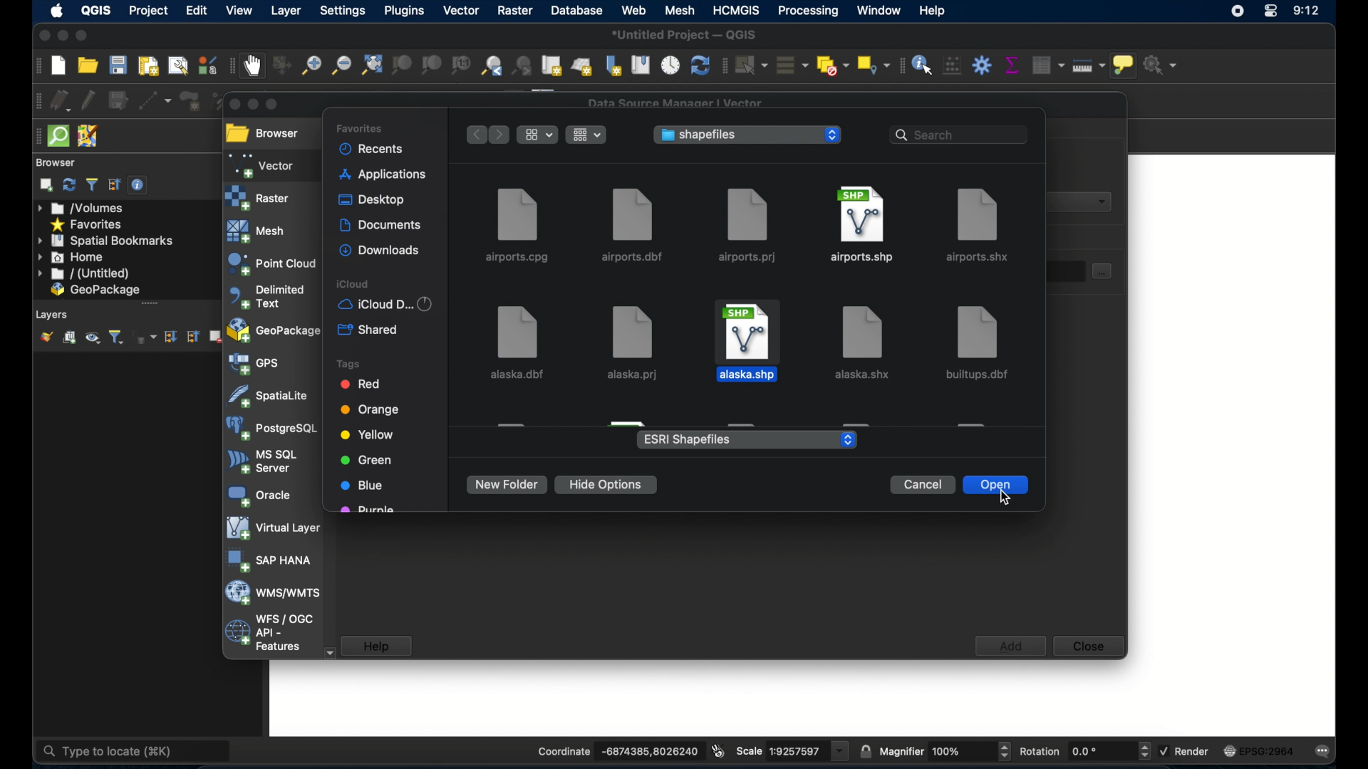 This screenshot has width=1368, height=769. Describe the element at coordinates (994, 486) in the screenshot. I see `open` at that location.